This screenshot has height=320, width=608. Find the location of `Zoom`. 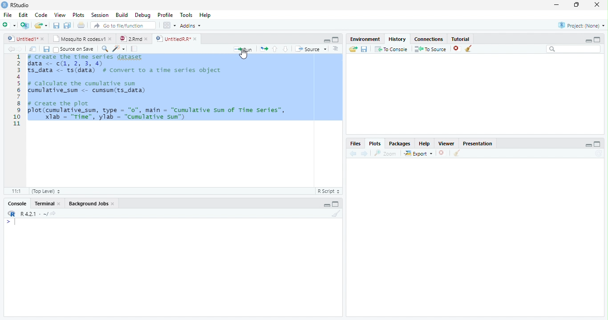

Zoom is located at coordinates (385, 153).